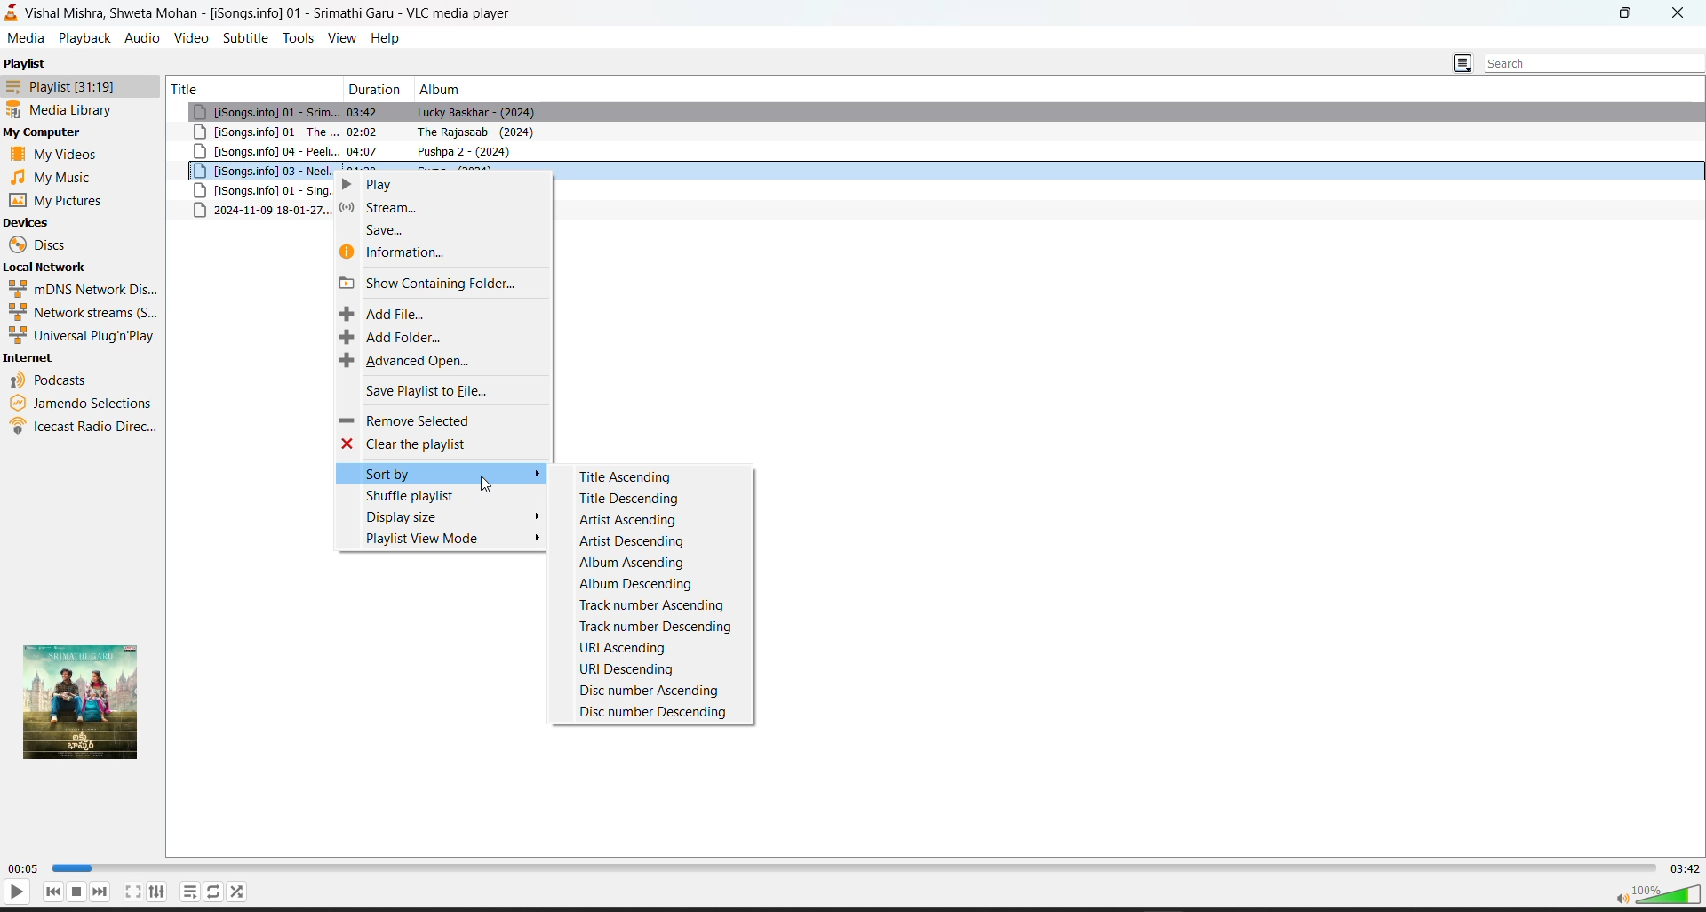 This screenshot has height=912, width=1706. I want to click on track number ascending, so click(650, 606).